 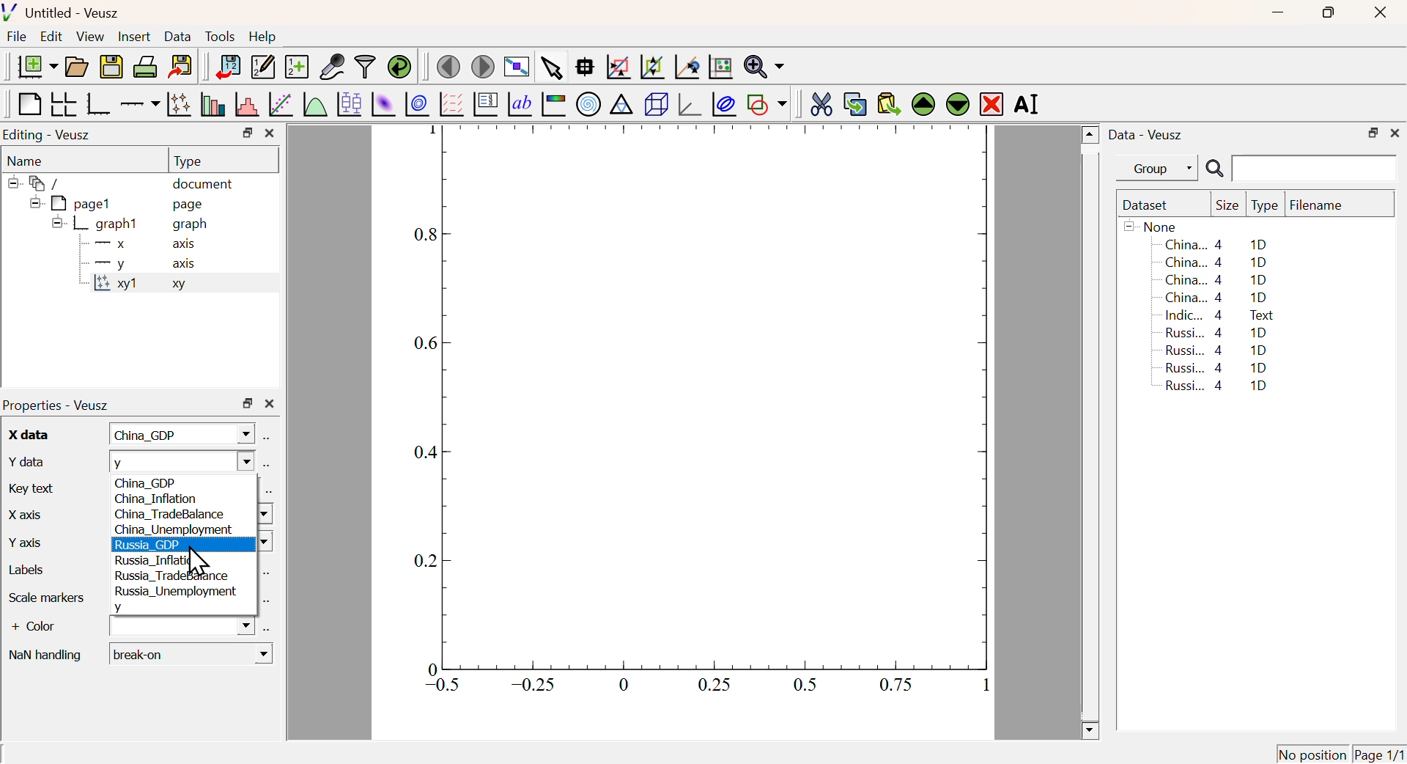 What do you see at coordinates (957, 103) in the screenshot?
I see `Move Down` at bounding box center [957, 103].